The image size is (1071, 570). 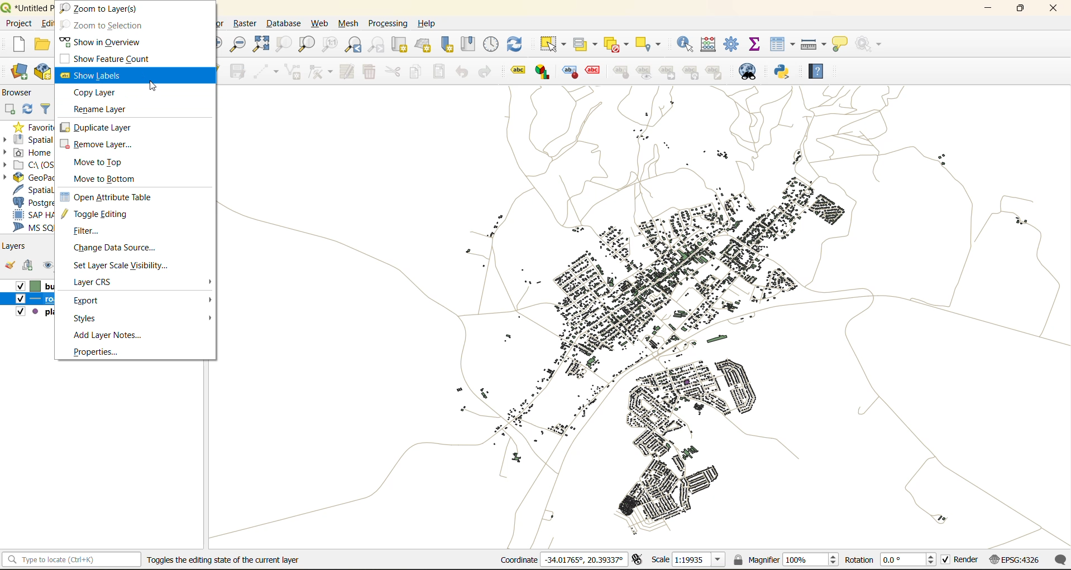 I want to click on refresh, so click(x=28, y=109).